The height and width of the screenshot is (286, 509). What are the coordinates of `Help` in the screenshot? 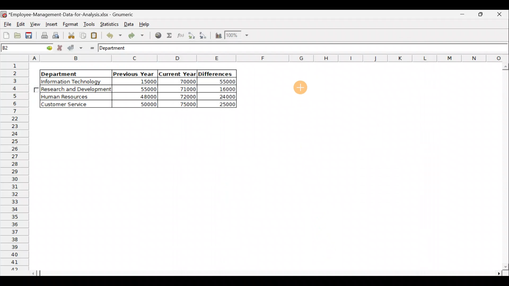 It's located at (145, 25).